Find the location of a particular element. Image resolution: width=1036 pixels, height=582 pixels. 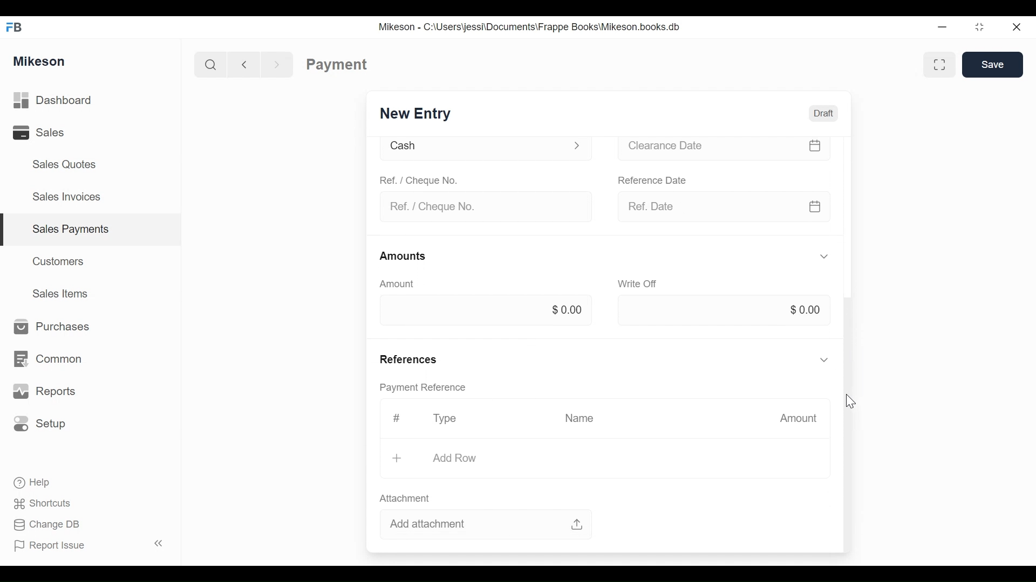

Change DB is located at coordinates (50, 525).